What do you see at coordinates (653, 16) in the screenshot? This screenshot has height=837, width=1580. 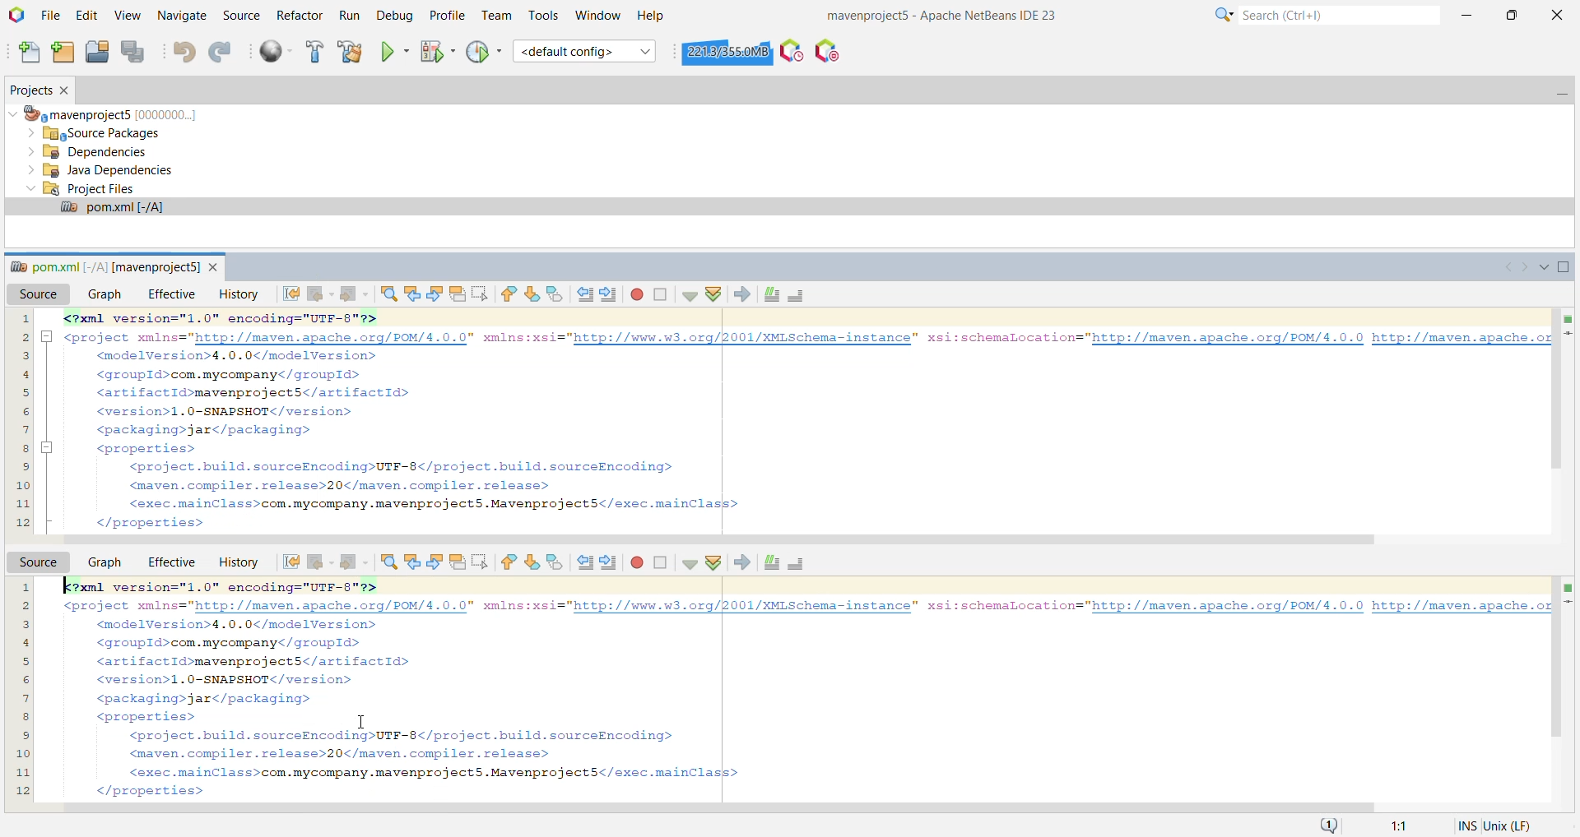 I see `Help` at bounding box center [653, 16].